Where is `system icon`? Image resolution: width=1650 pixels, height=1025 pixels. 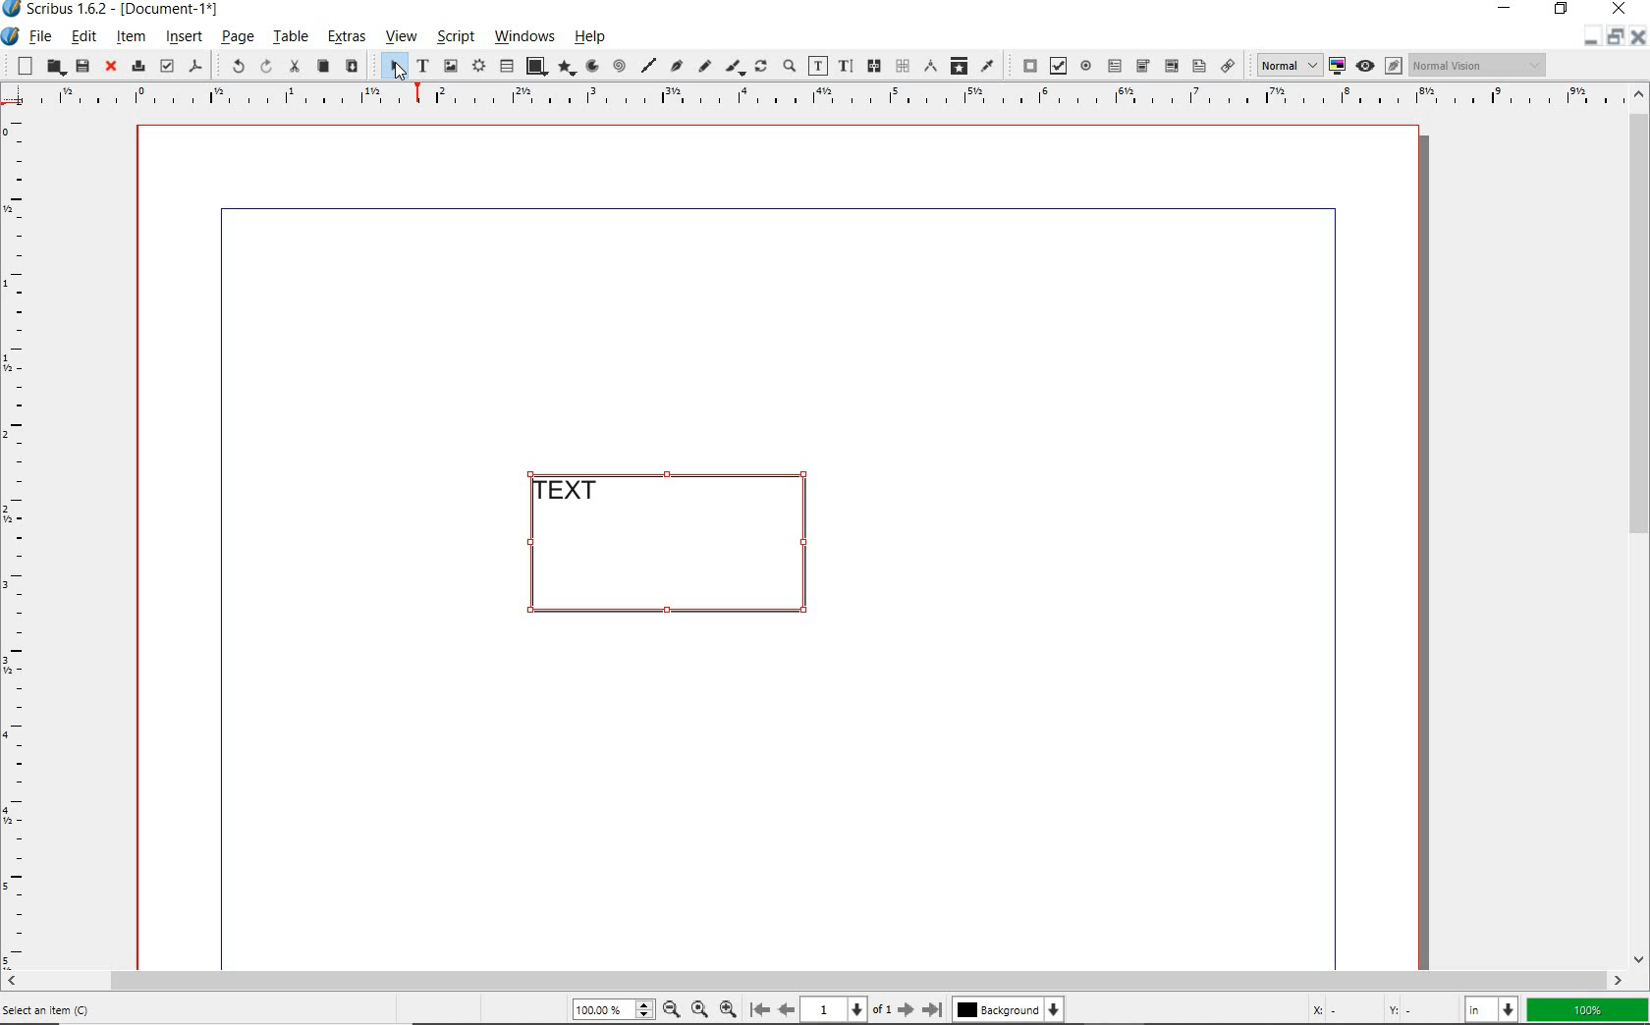
system icon is located at coordinates (9, 36).